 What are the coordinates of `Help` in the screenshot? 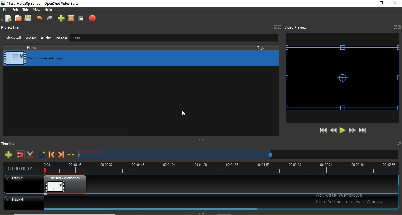 It's located at (49, 10).